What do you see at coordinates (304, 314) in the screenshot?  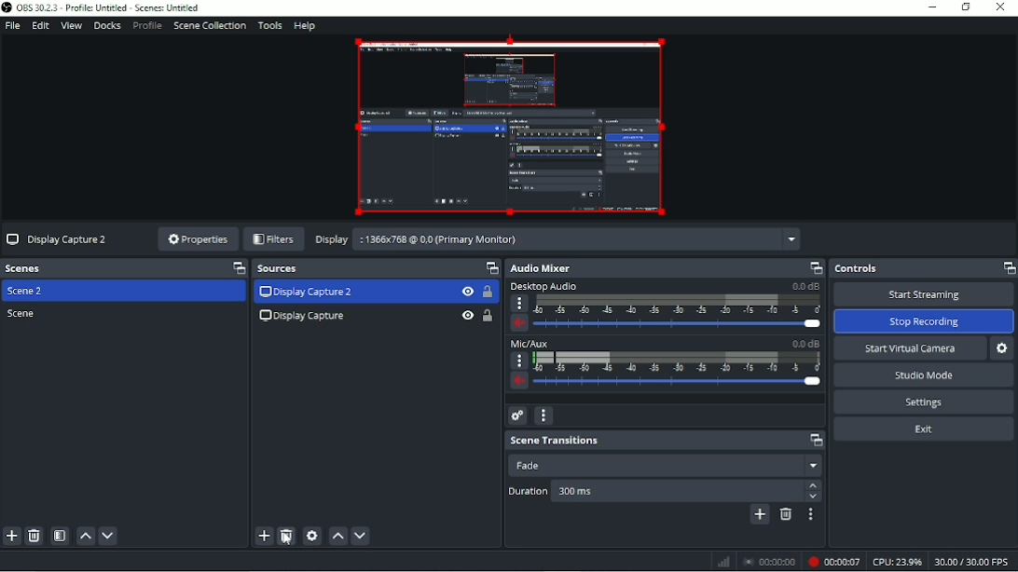 I see `Display Capture` at bounding box center [304, 314].